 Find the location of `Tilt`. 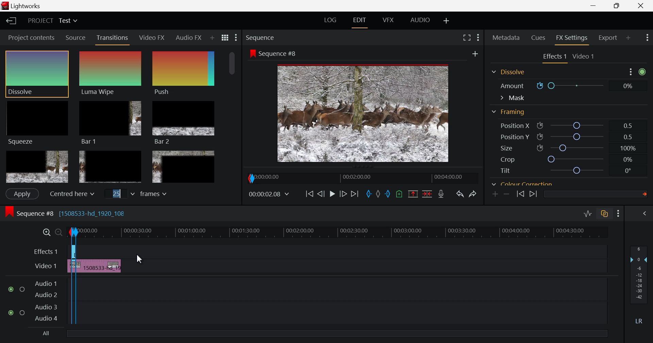

Tilt is located at coordinates (563, 131).